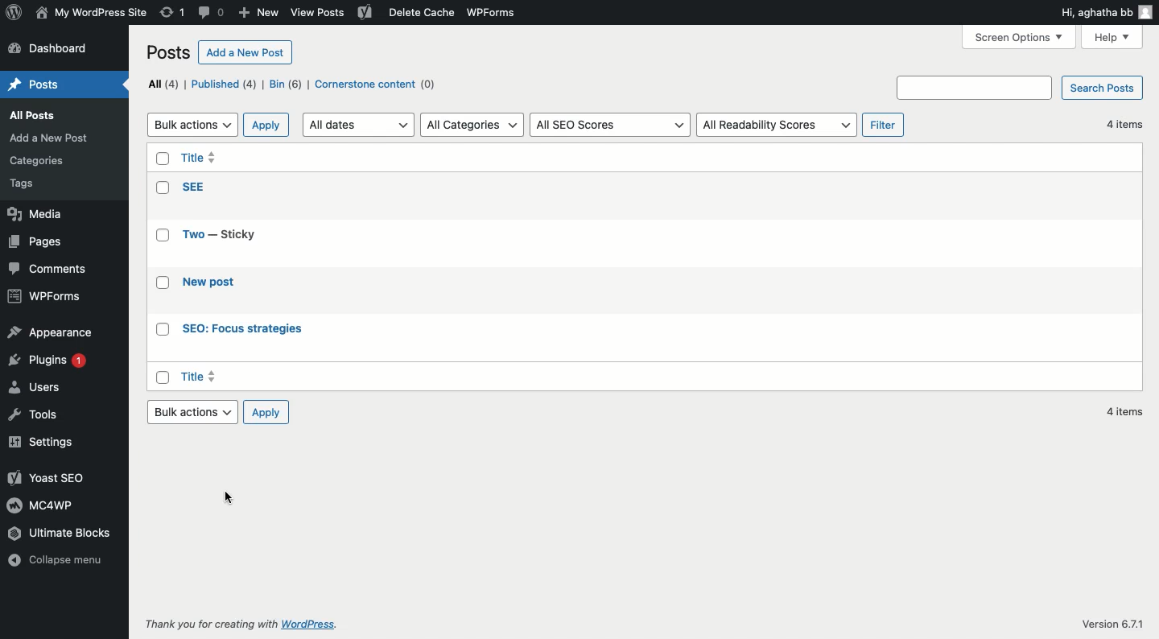  What do you see at coordinates (227, 85) in the screenshot?
I see `Published` at bounding box center [227, 85].